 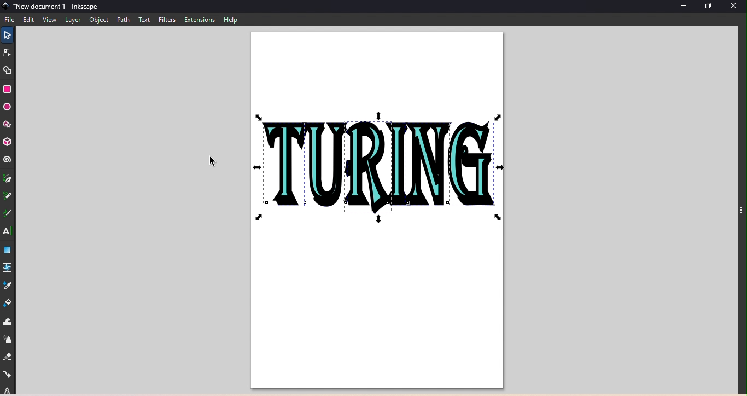 What do you see at coordinates (377, 211) in the screenshot?
I see `Canvas` at bounding box center [377, 211].